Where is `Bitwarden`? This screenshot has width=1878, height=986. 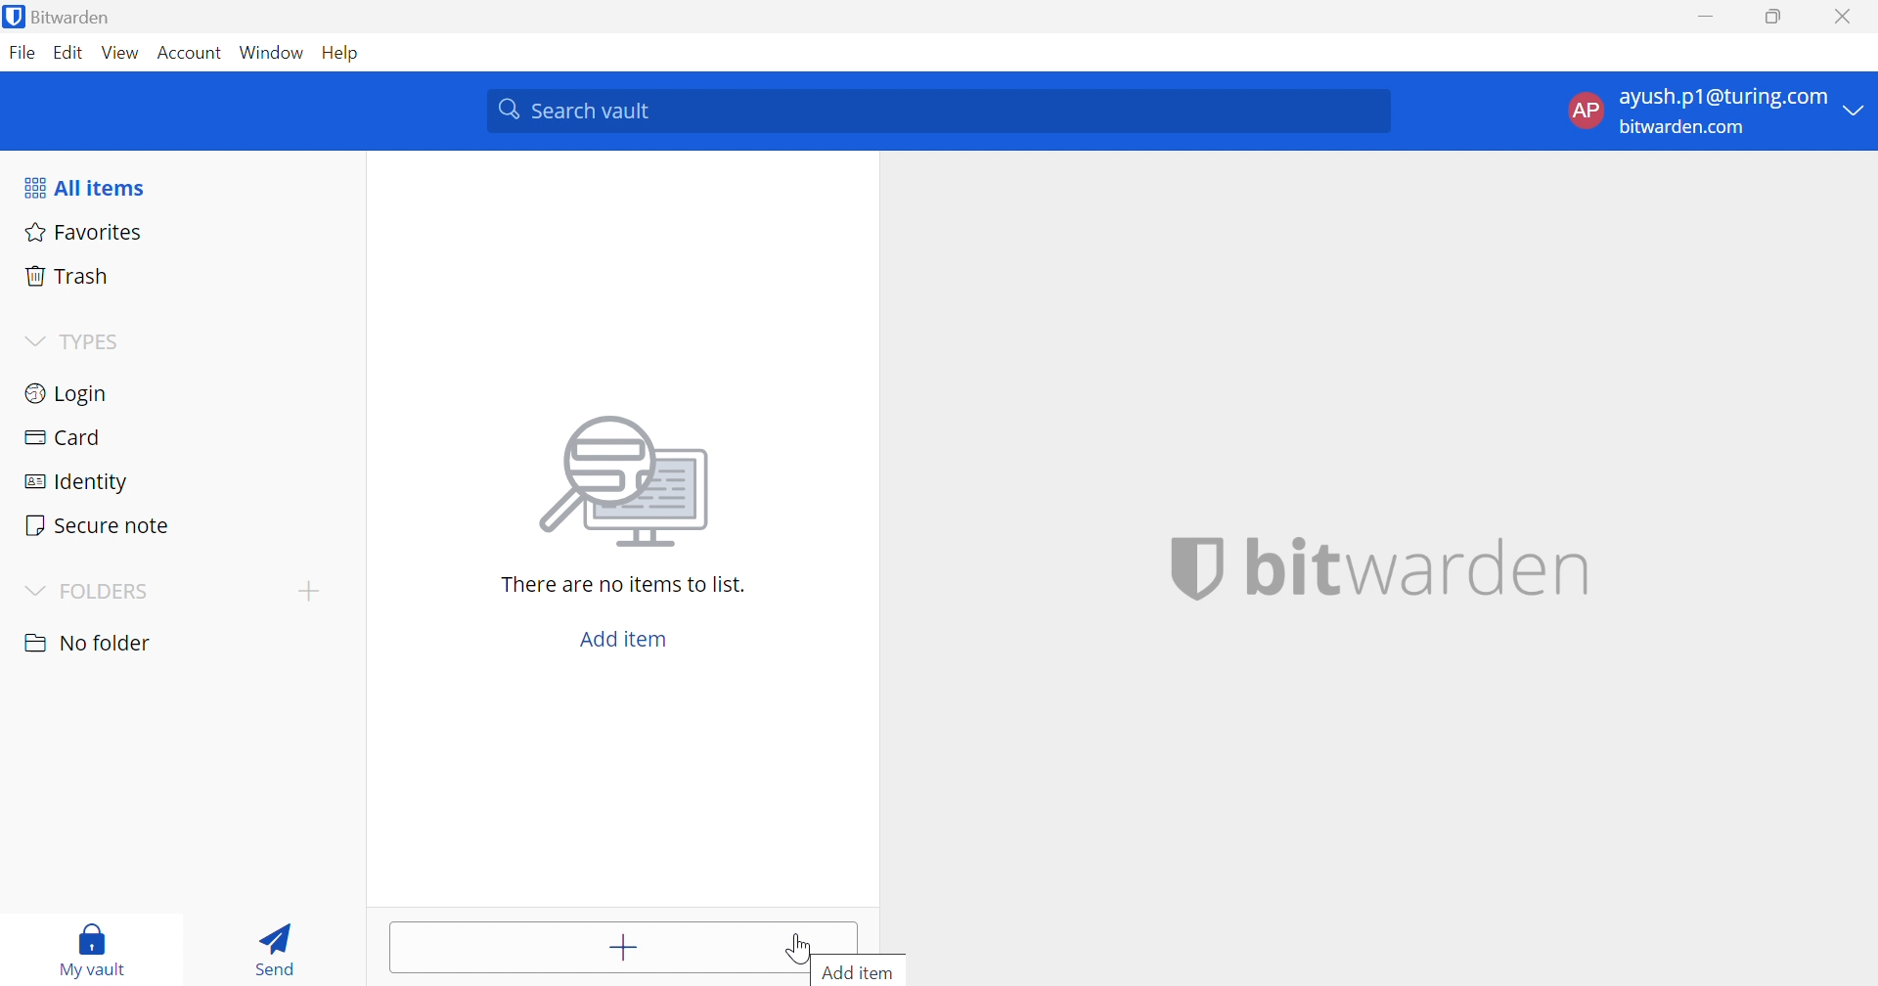 Bitwarden is located at coordinates (70, 16).